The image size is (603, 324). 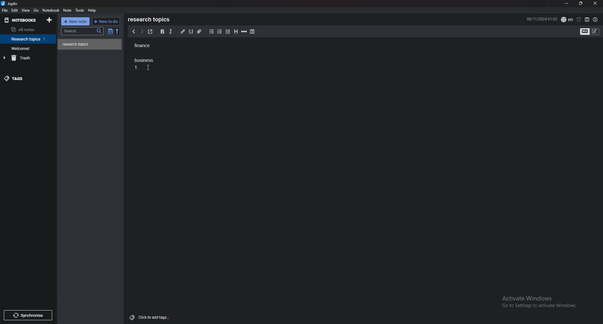 I want to click on Synchronise, so click(x=29, y=315).